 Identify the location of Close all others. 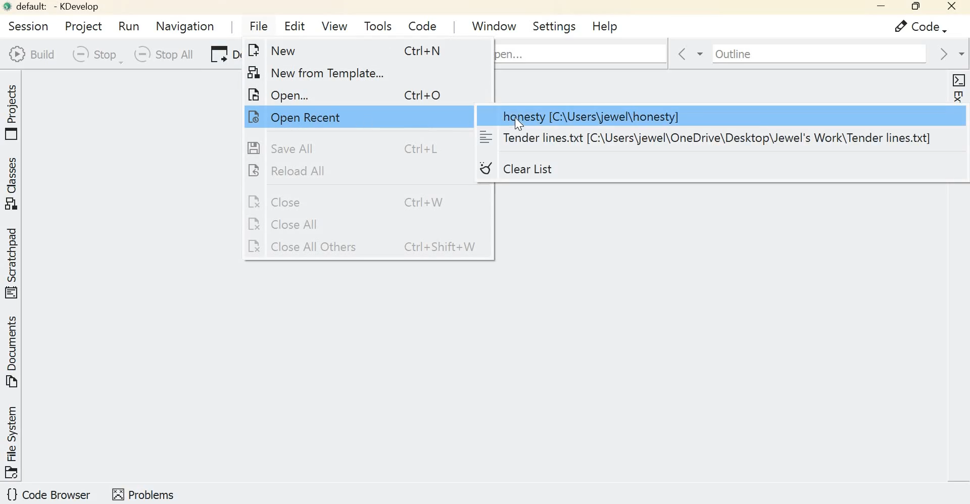
(366, 247).